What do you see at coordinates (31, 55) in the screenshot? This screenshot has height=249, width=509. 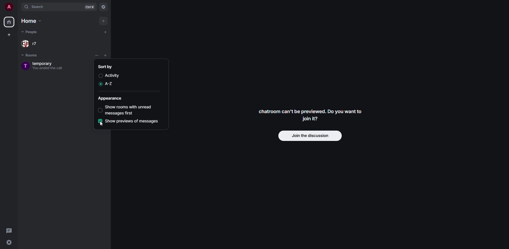 I see `rooms` at bounding box center [31, 55].